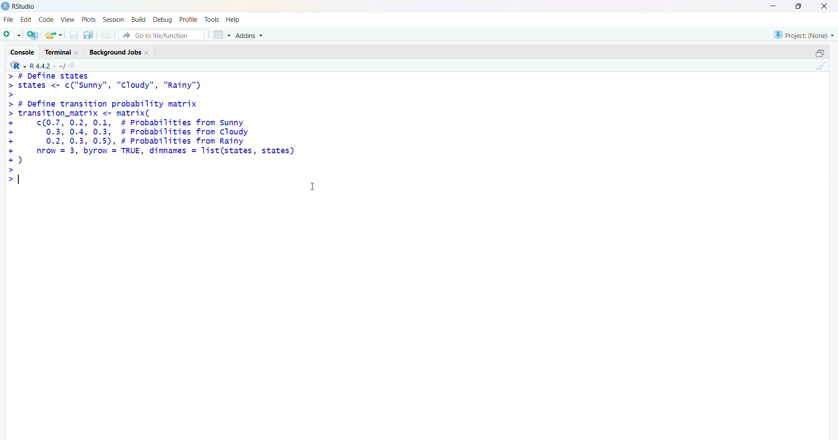  What do you see at coordinates (187, 20) in the screenshot?
I see `profile` at bounding box center [187, 20].